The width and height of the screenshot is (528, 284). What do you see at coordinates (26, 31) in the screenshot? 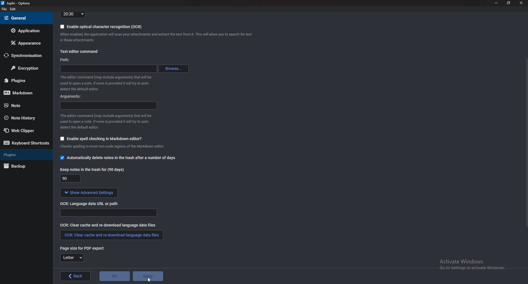
I see `Application` at bounding box center [26, 31].